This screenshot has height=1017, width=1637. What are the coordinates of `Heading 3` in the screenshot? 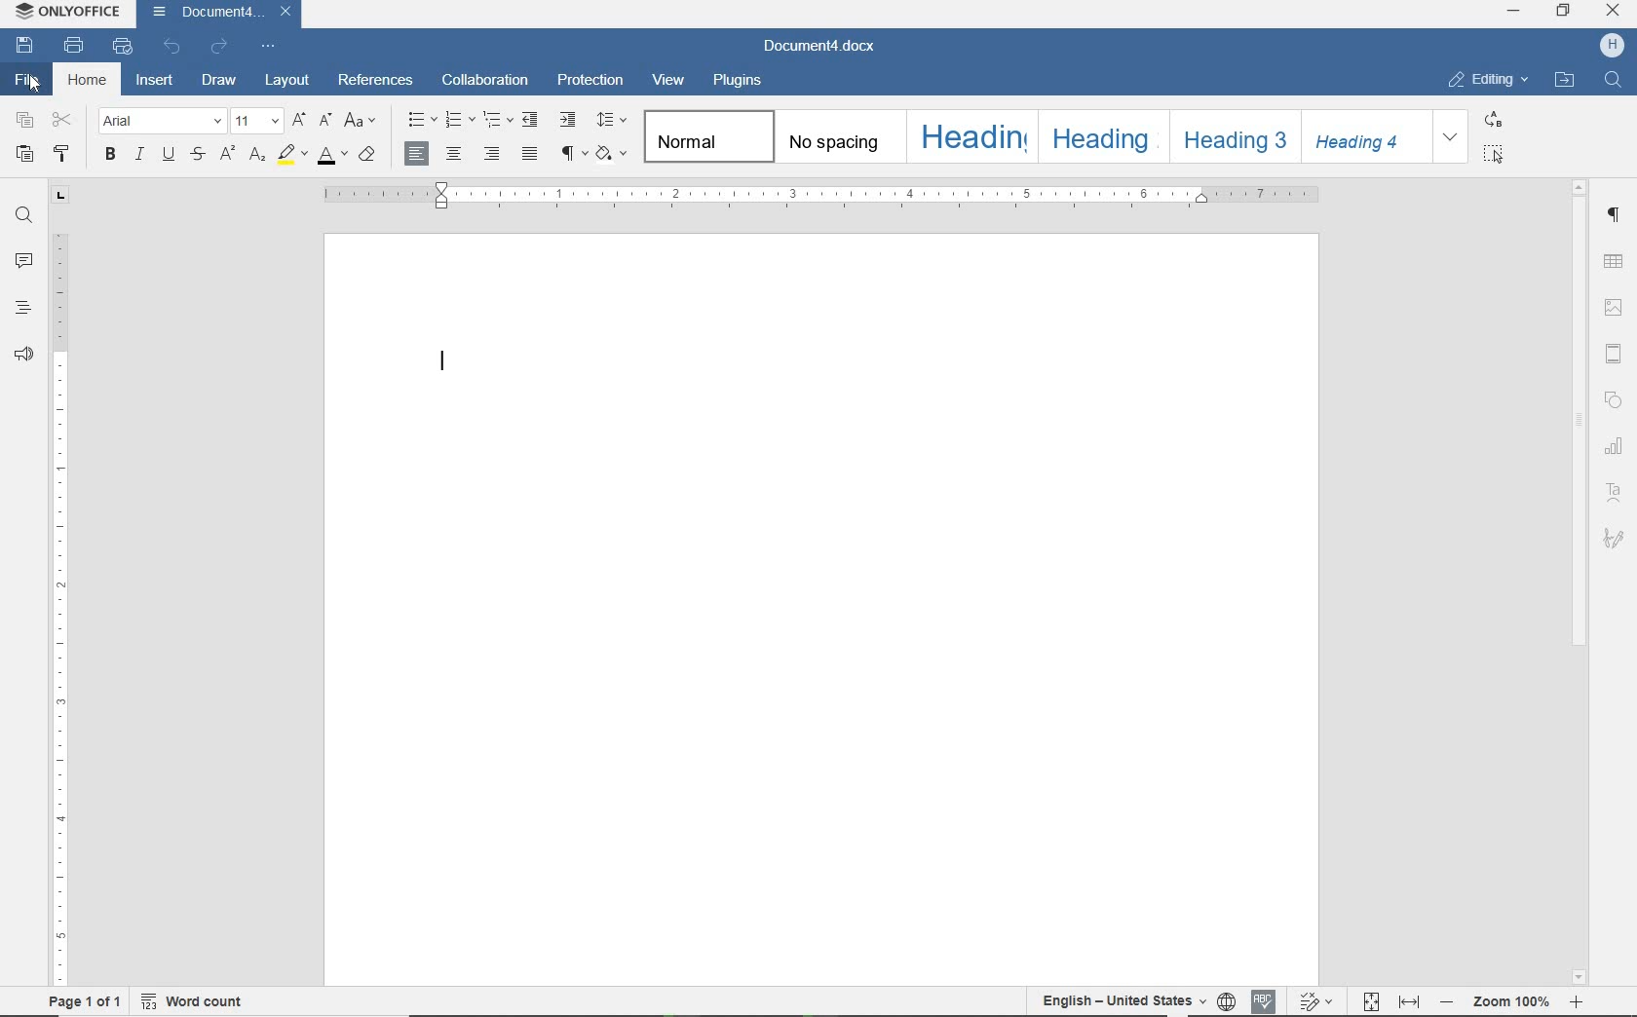 It's located at (1237, 137).